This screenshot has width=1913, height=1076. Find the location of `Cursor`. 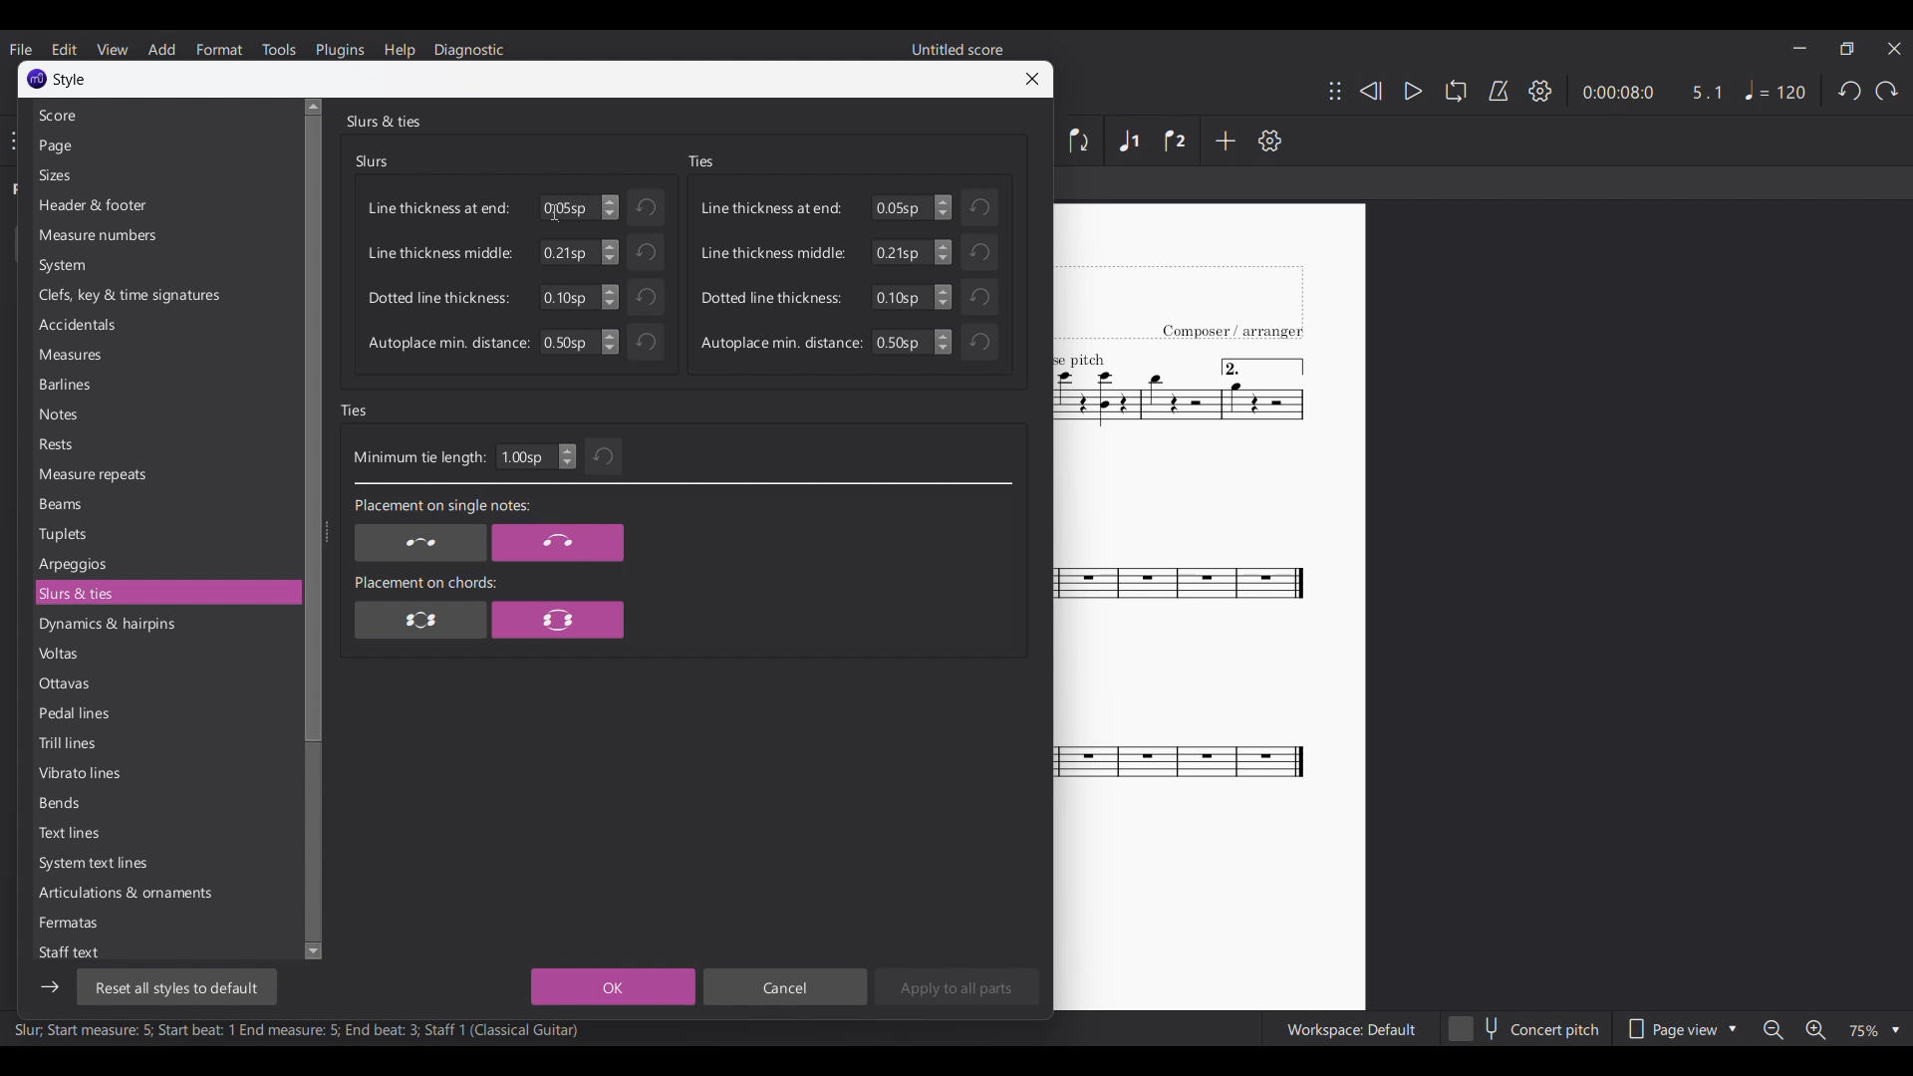

Cursor is located at coordinates (555, 212).